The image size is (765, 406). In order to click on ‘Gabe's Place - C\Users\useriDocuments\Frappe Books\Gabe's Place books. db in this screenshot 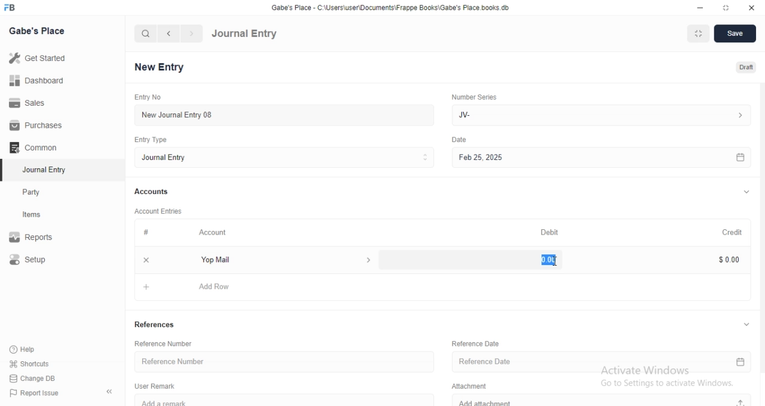, I will do `click(388, 6)`.